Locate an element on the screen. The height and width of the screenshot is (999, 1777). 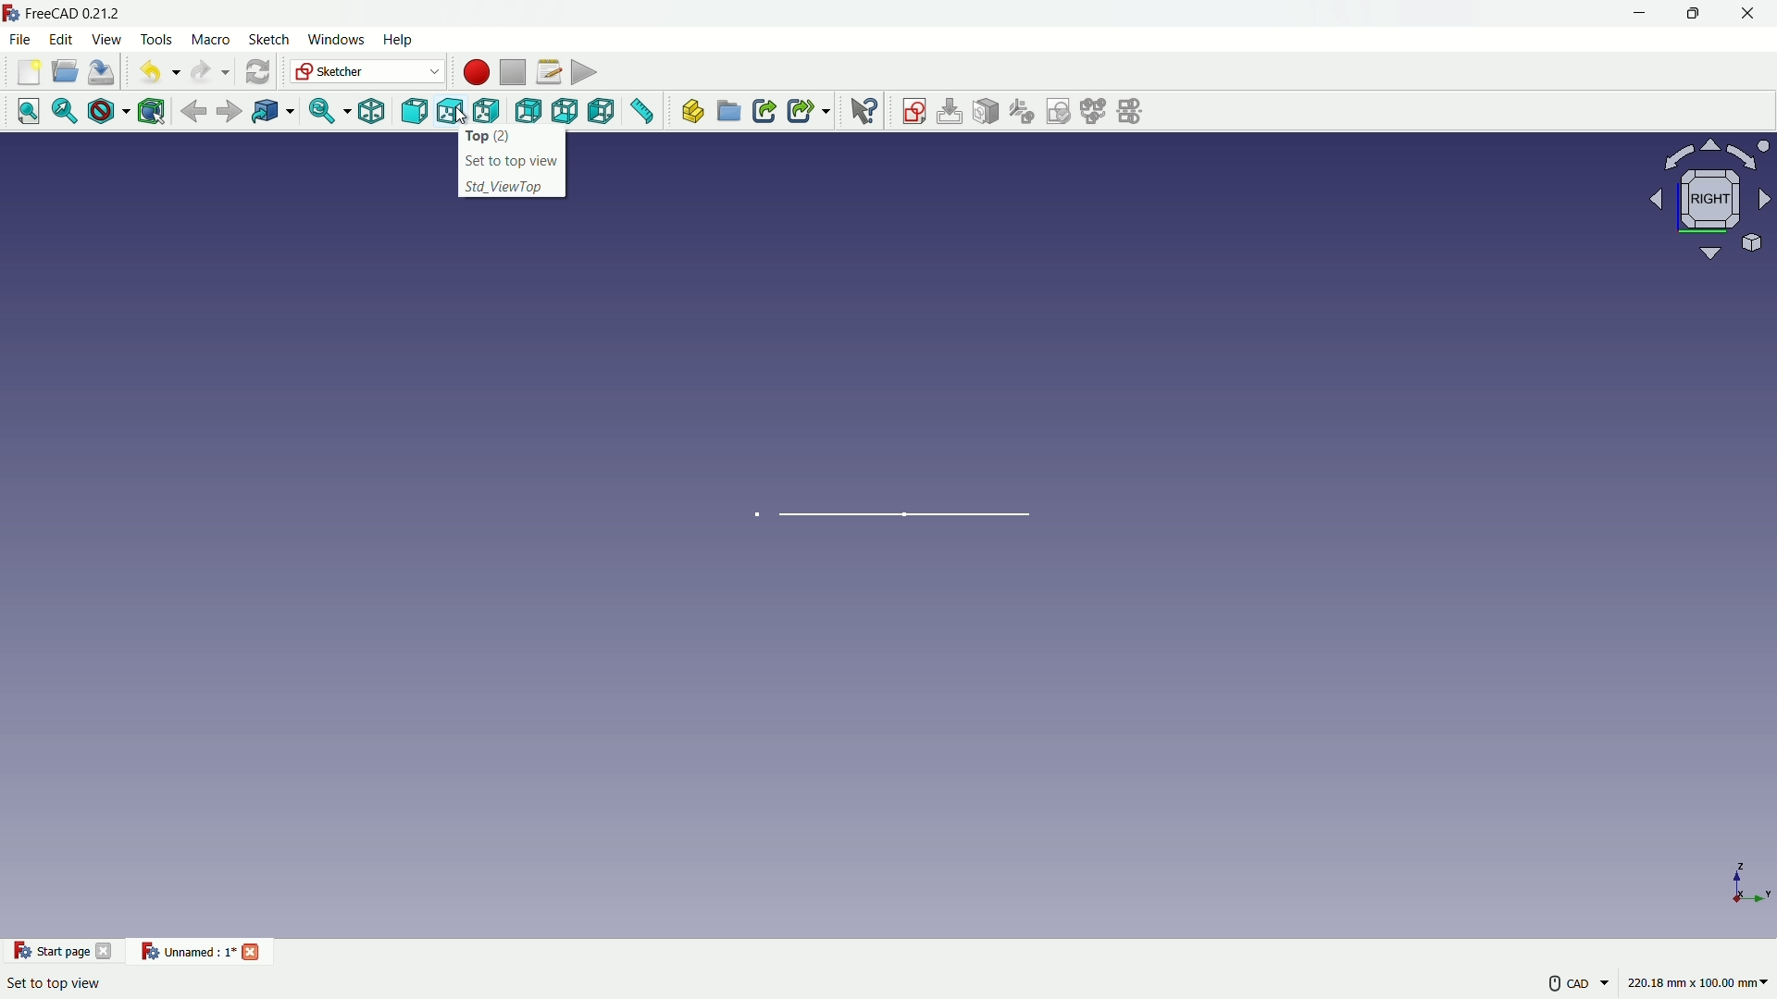
measure distance is located at coordinates (645, 113).